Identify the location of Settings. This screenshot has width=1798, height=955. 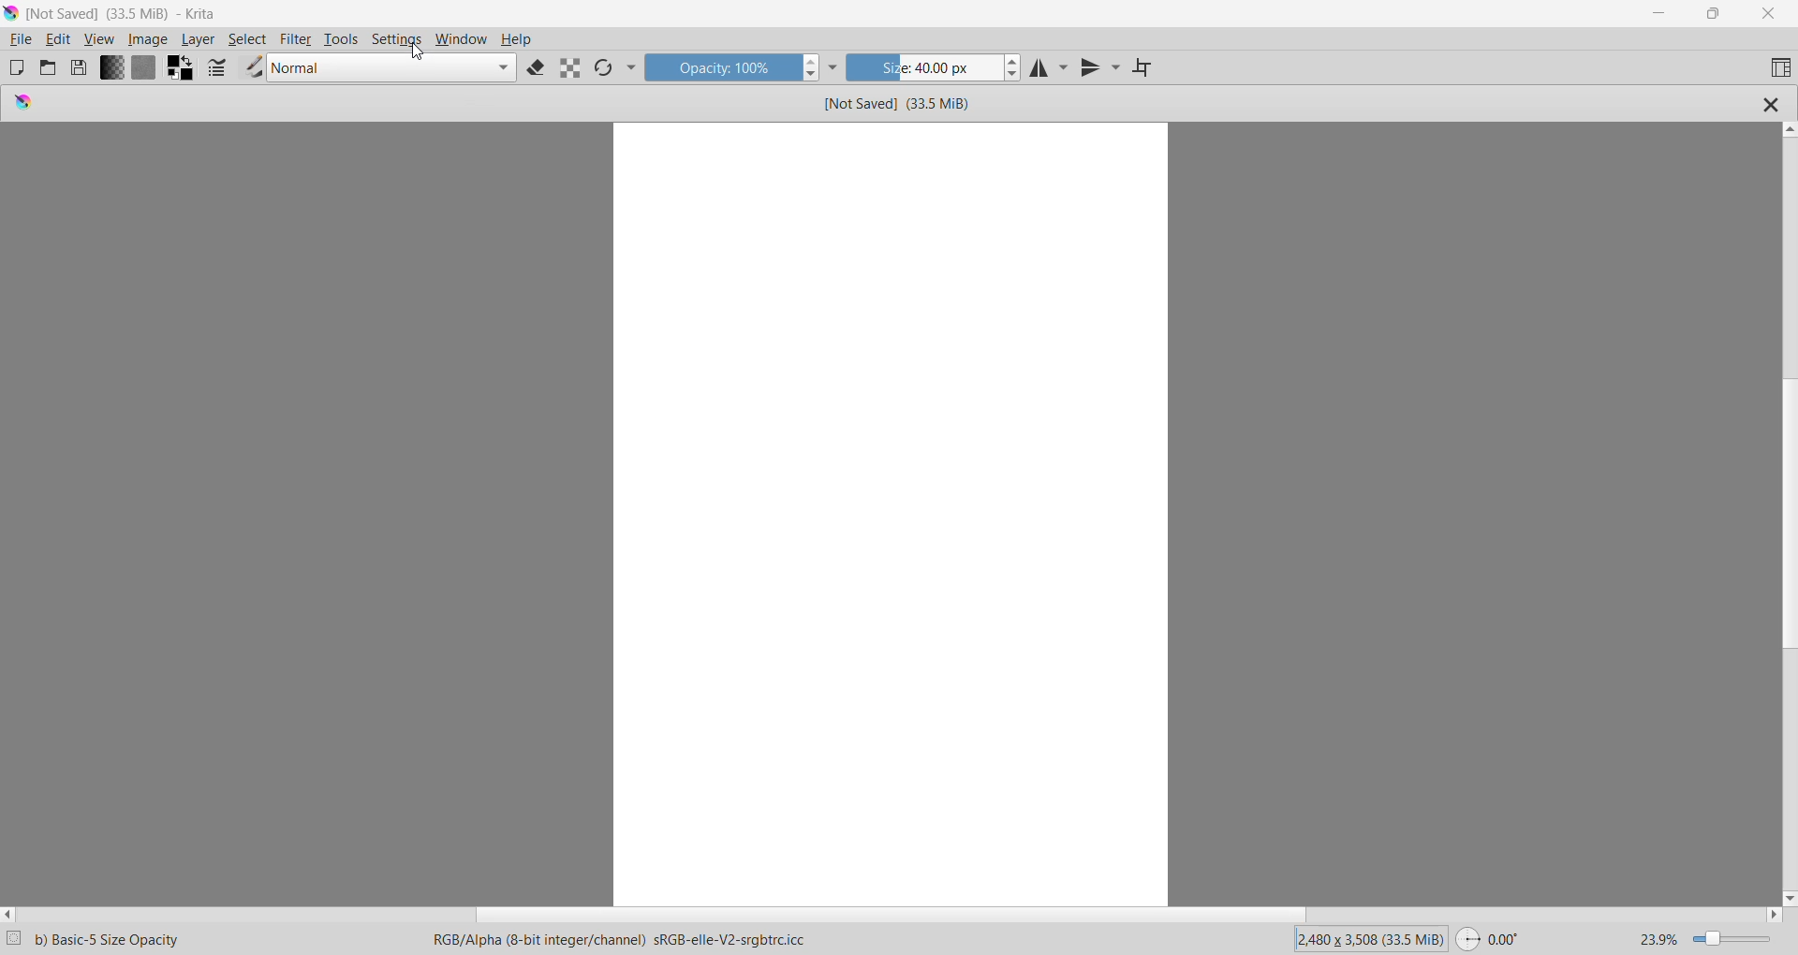
(398, 40).